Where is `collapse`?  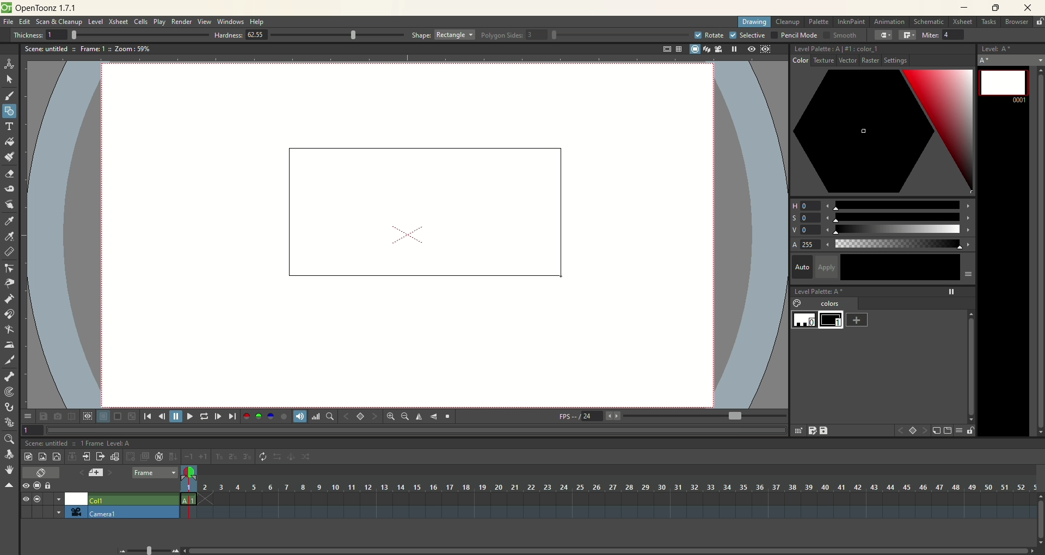
collapse is located at coordinates (72, 456).